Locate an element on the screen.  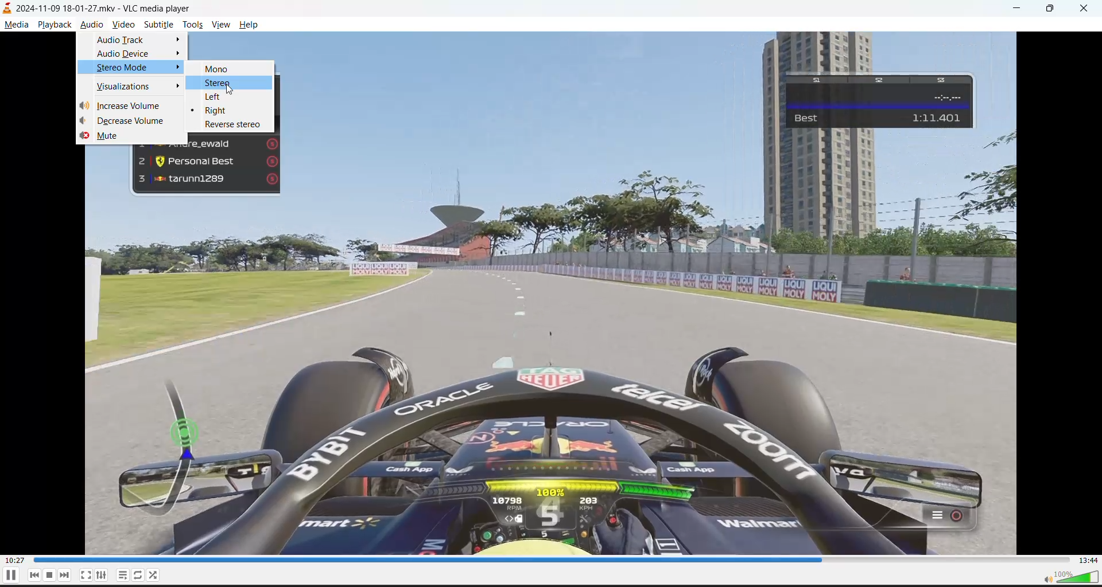
previous is located at coordinates (32, 576).